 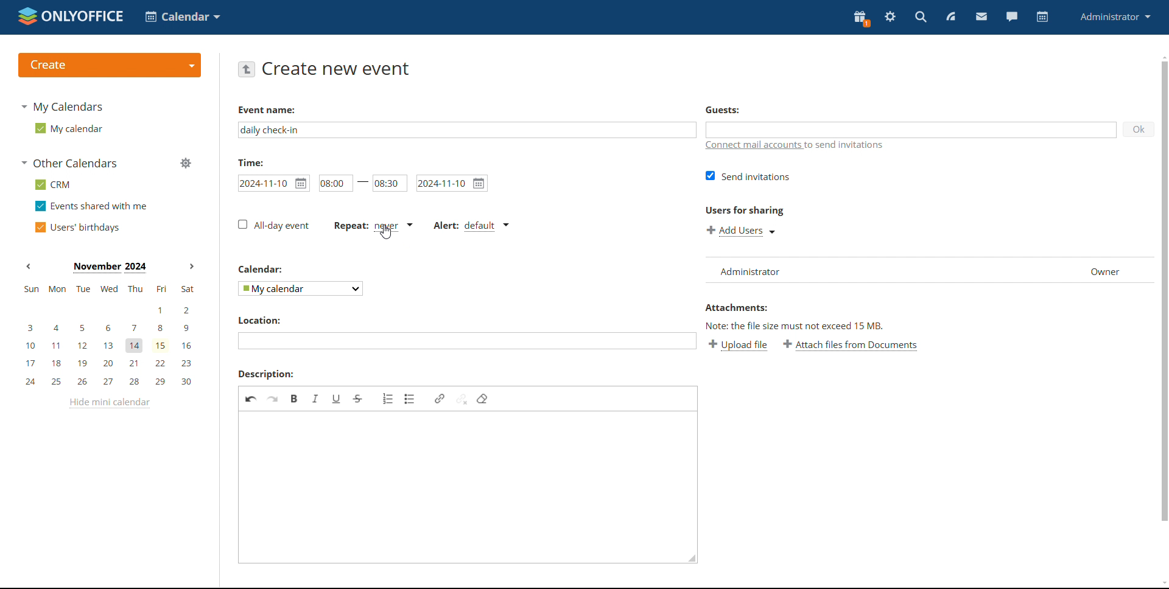 I want to click on hide mini calendar, so click(x=108, y=403).